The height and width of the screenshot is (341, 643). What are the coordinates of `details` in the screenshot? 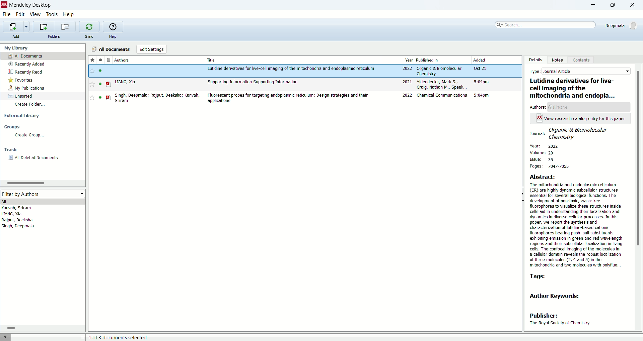 It's located at (533, 61).